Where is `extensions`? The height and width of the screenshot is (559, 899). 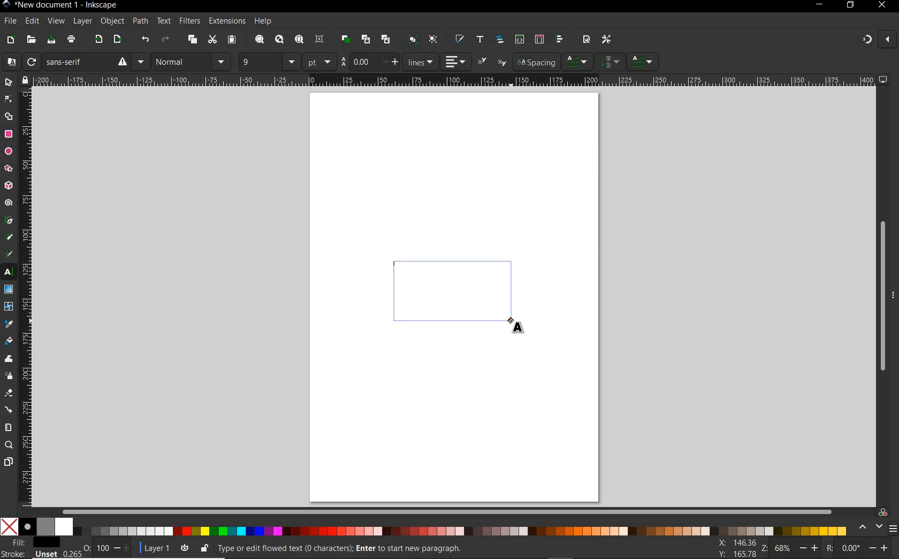 extensions is located at coordinates (226, 21).